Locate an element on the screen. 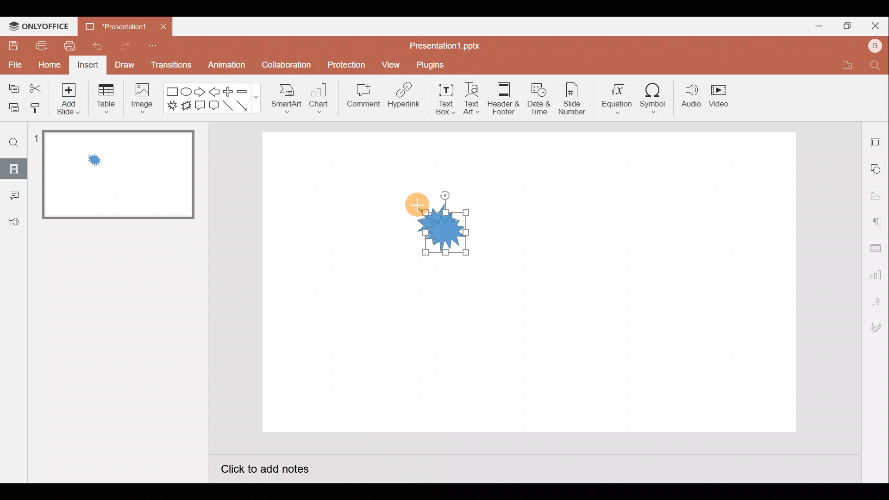 The width and height of the screenshot is (889, 500). Equation is located at coordinates (613, 99).